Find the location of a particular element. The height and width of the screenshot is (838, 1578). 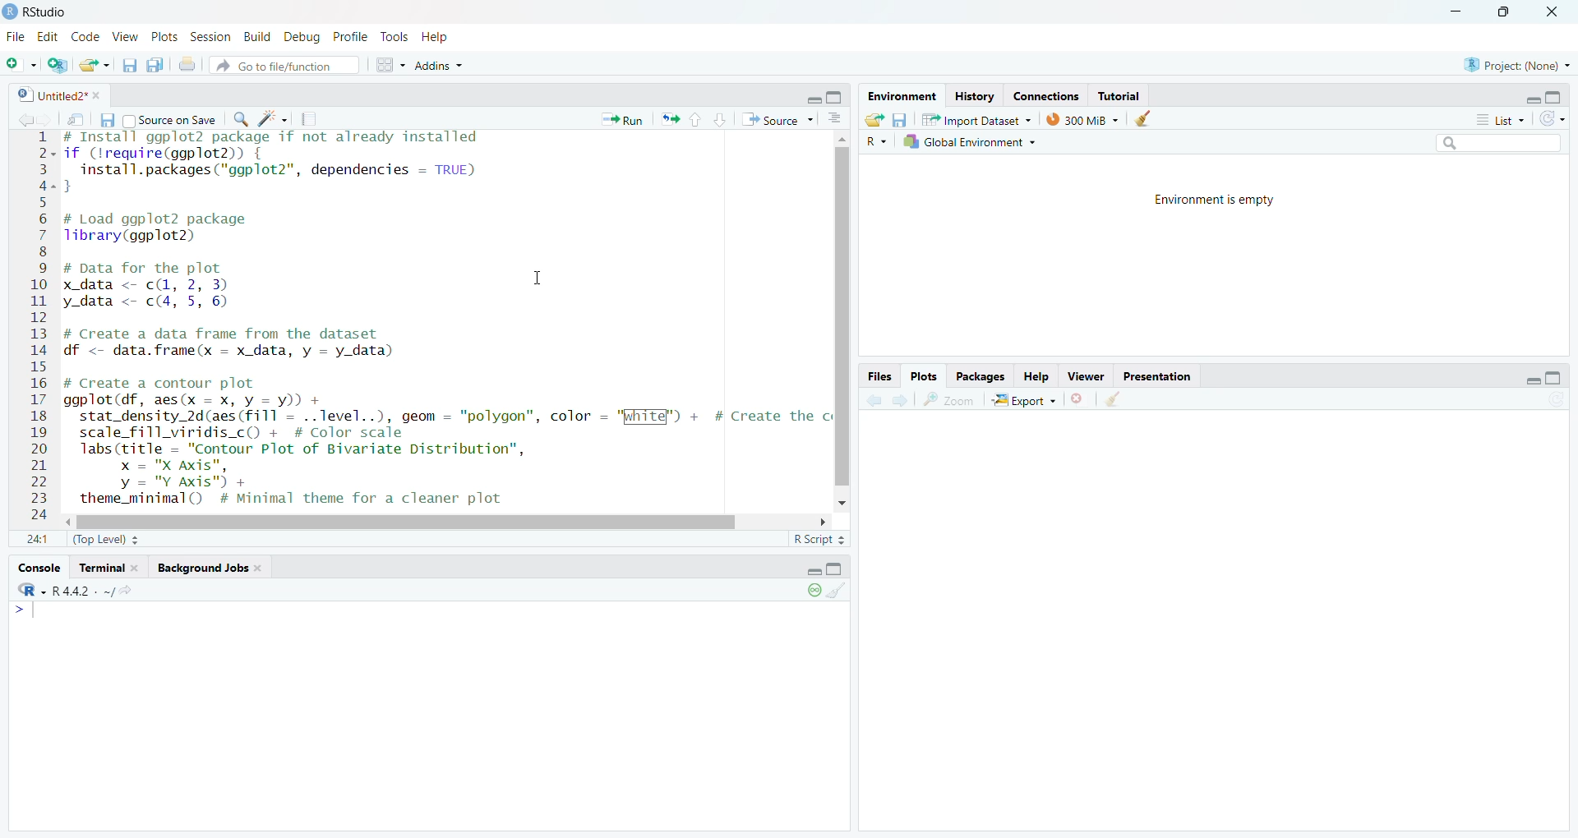

List  is located at coordinates (1502, 120).